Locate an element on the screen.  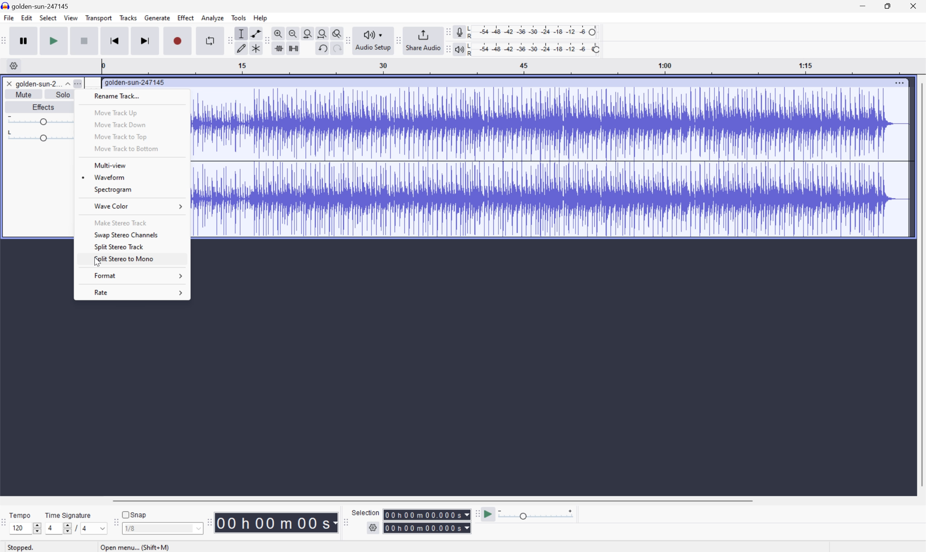
Move Track Down is located at coordinates (119, 124).